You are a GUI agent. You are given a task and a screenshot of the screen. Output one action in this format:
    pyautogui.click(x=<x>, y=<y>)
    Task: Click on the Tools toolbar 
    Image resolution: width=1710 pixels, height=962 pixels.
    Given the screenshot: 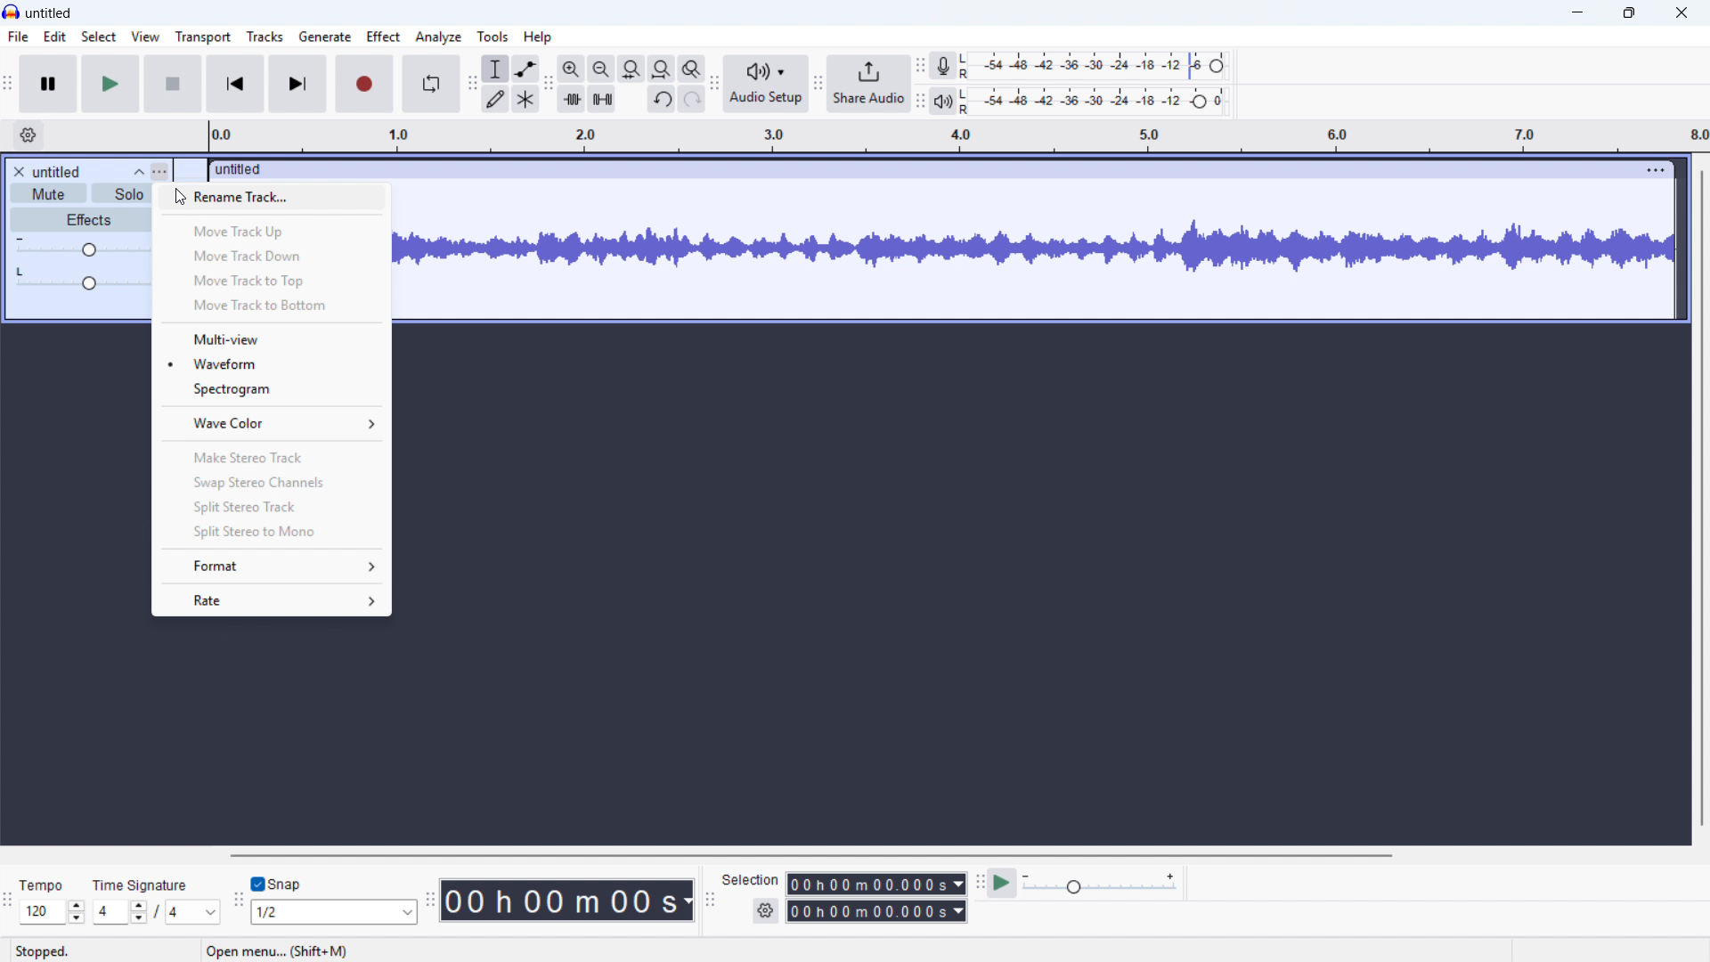 What is the action you would take?
    pyautogui.click(x=469, y=83)
    